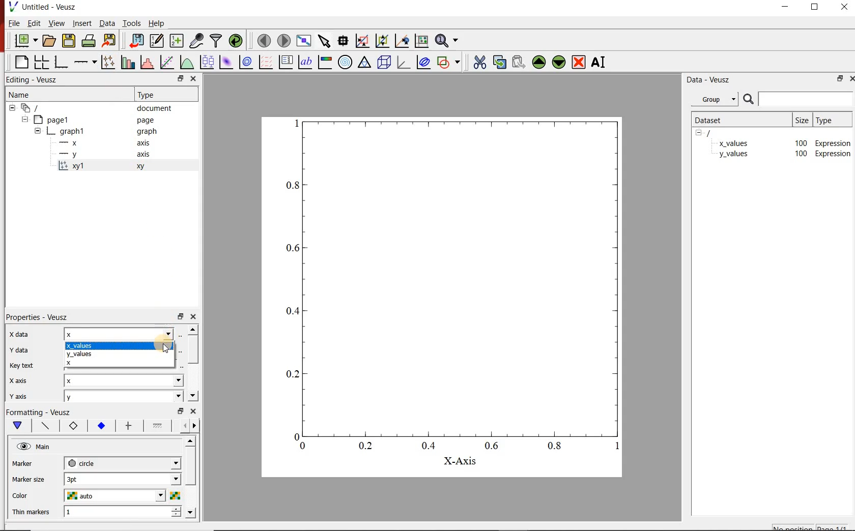 This screenshot has height=531, width=855. What do you see at coordinates (22, 397) in the screenshot?
I see `| Y ais` at bounding box center [22, 397].